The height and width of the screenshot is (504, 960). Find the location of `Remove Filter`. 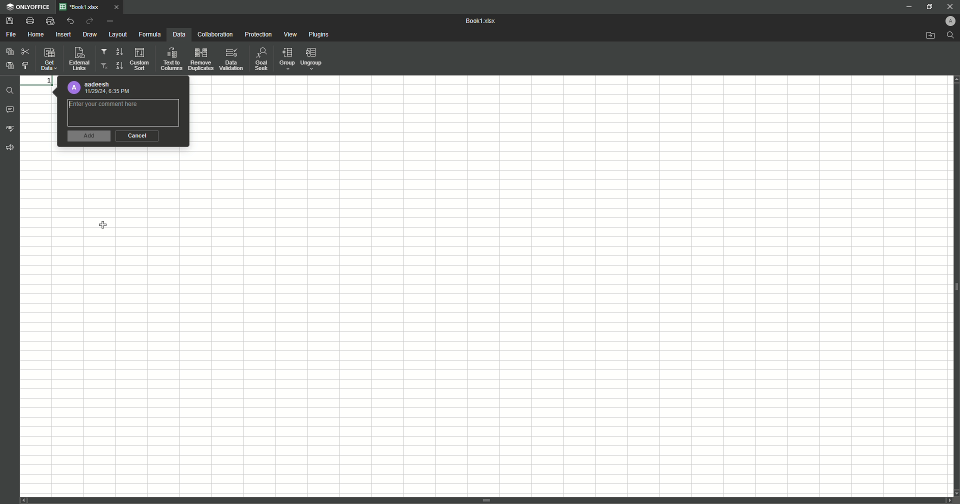

Remove Filter is located at coordinates (104, 66).